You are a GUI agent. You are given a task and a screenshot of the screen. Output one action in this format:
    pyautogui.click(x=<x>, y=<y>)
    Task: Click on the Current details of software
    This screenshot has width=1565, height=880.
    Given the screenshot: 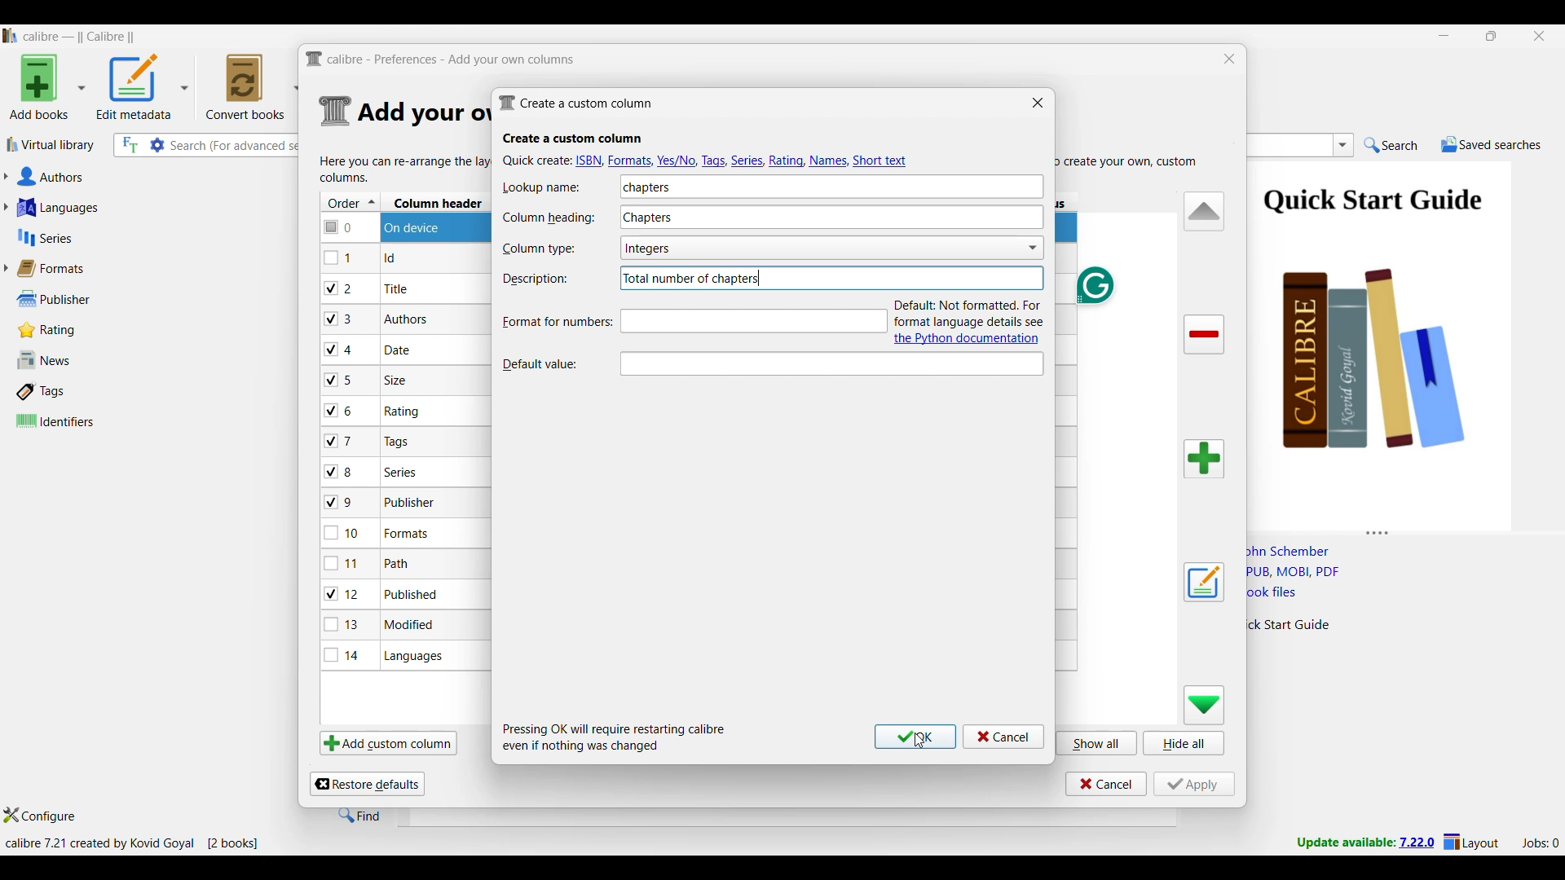 What is the action you would take?
    pyautogui.click(x=131, y=843)
    